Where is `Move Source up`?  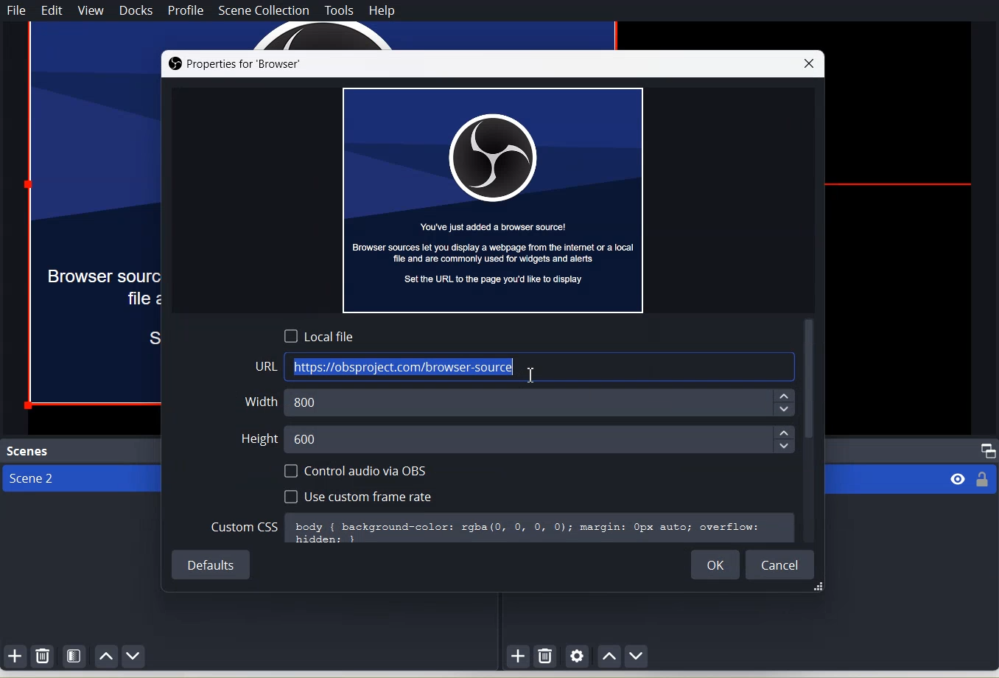 Move Source up is located at coordinates (608, 656).